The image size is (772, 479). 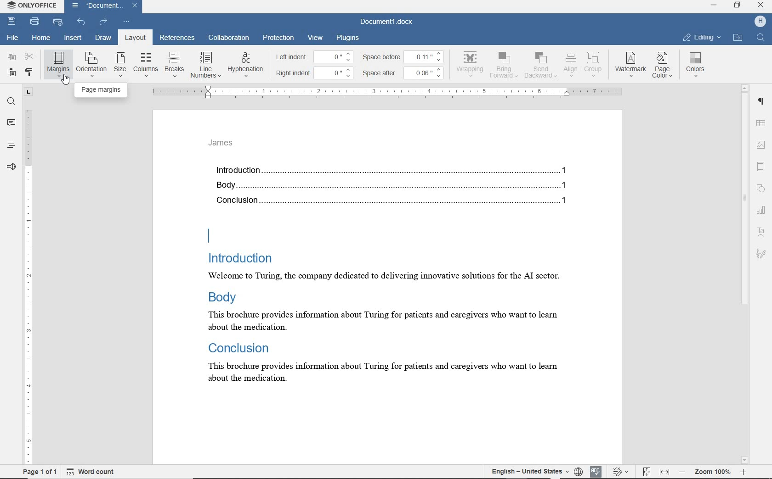 I want to click on RESTORE DOWN, so click(x=739, y=6).